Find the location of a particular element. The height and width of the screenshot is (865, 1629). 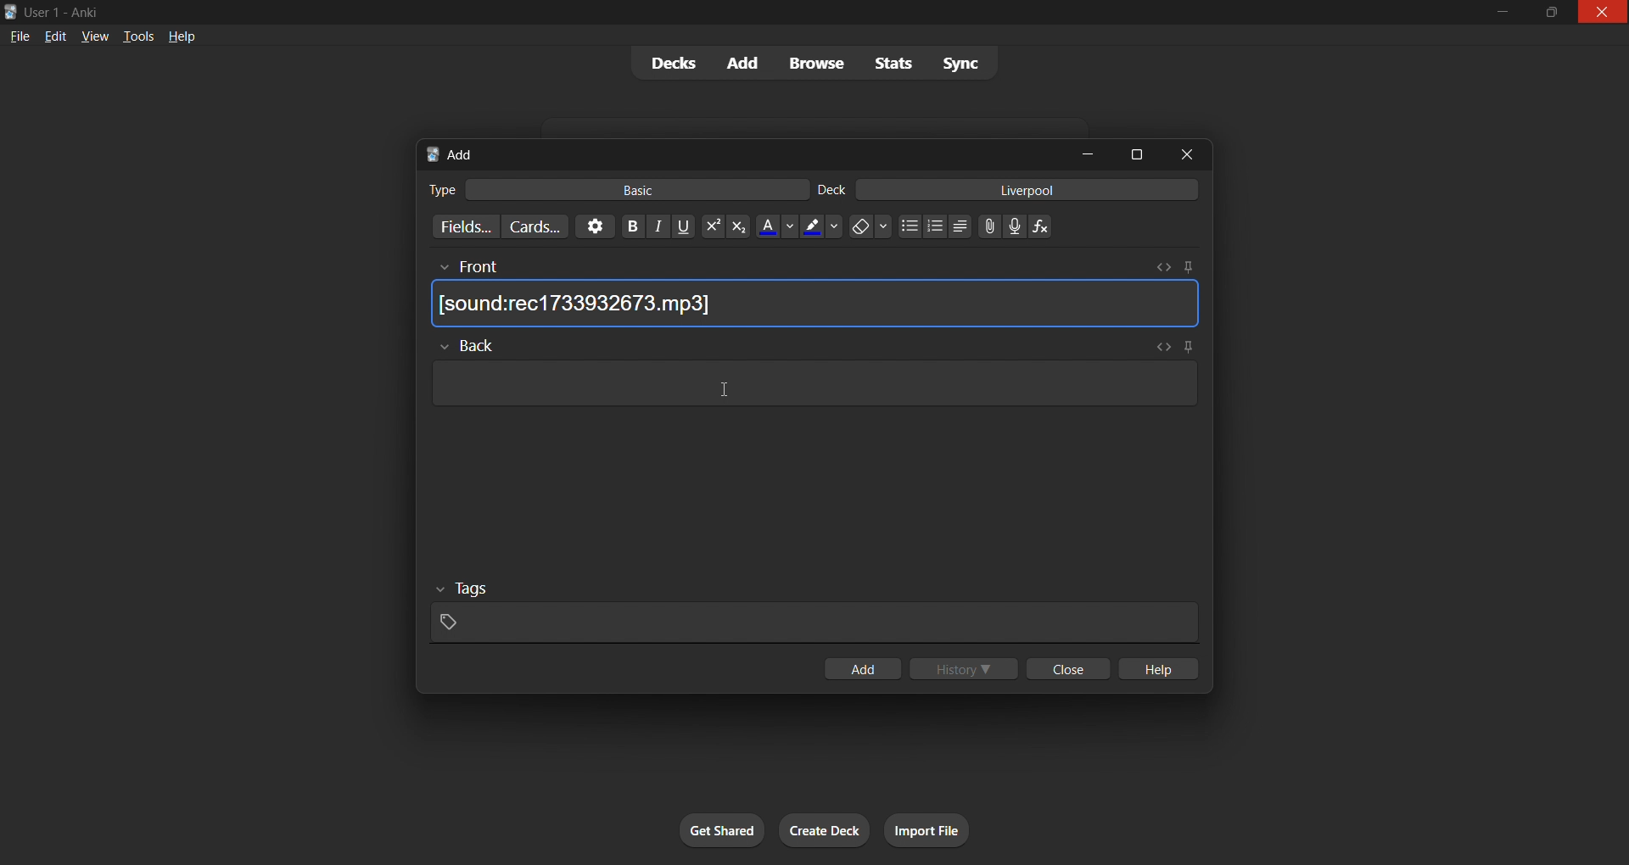

underline is located at coordinates (683, 226).